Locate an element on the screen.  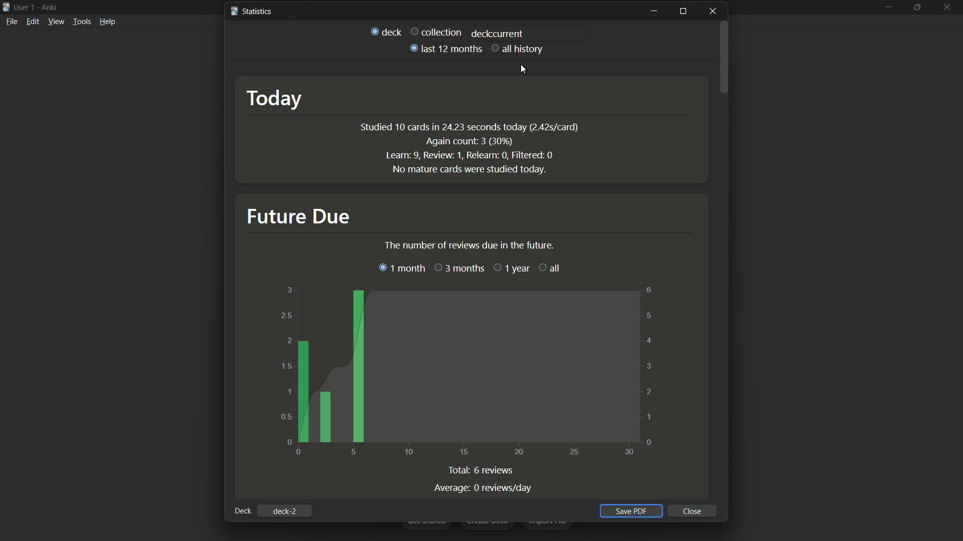
Study statistics for the day is located at coordinates (469, 149).